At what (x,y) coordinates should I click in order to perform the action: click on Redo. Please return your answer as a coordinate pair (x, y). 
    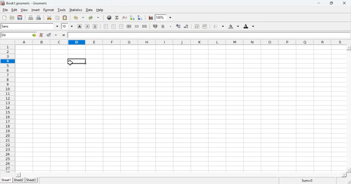
    Looking at the image, I should click on (95, 18).